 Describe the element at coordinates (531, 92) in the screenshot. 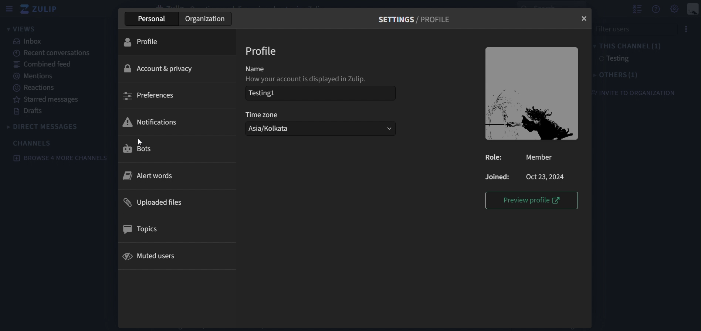

I see `image` at that location.